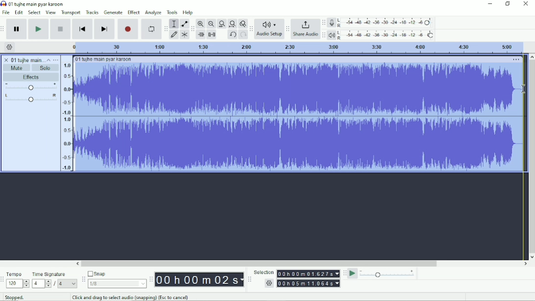 This screenshot has height=301, width=535. What do you see at coordinates (128, 29) in the screenshot?
I see `Record` at bounding box center [128, 29].